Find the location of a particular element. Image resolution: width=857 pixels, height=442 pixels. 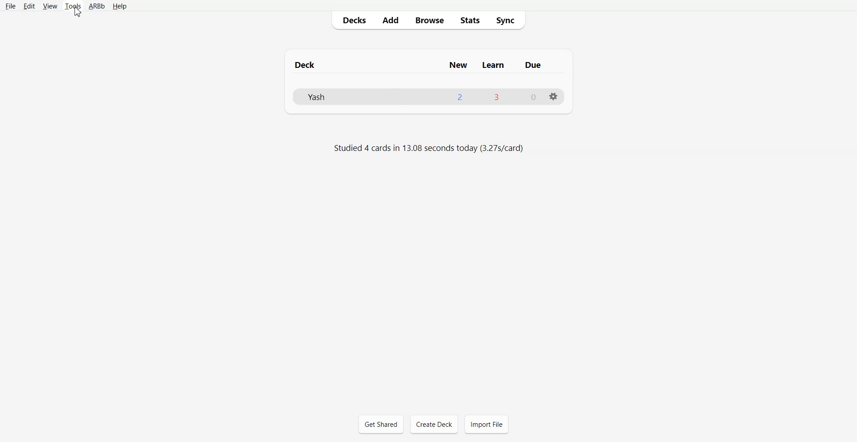

ARBb is located at coordinates (96, 7).